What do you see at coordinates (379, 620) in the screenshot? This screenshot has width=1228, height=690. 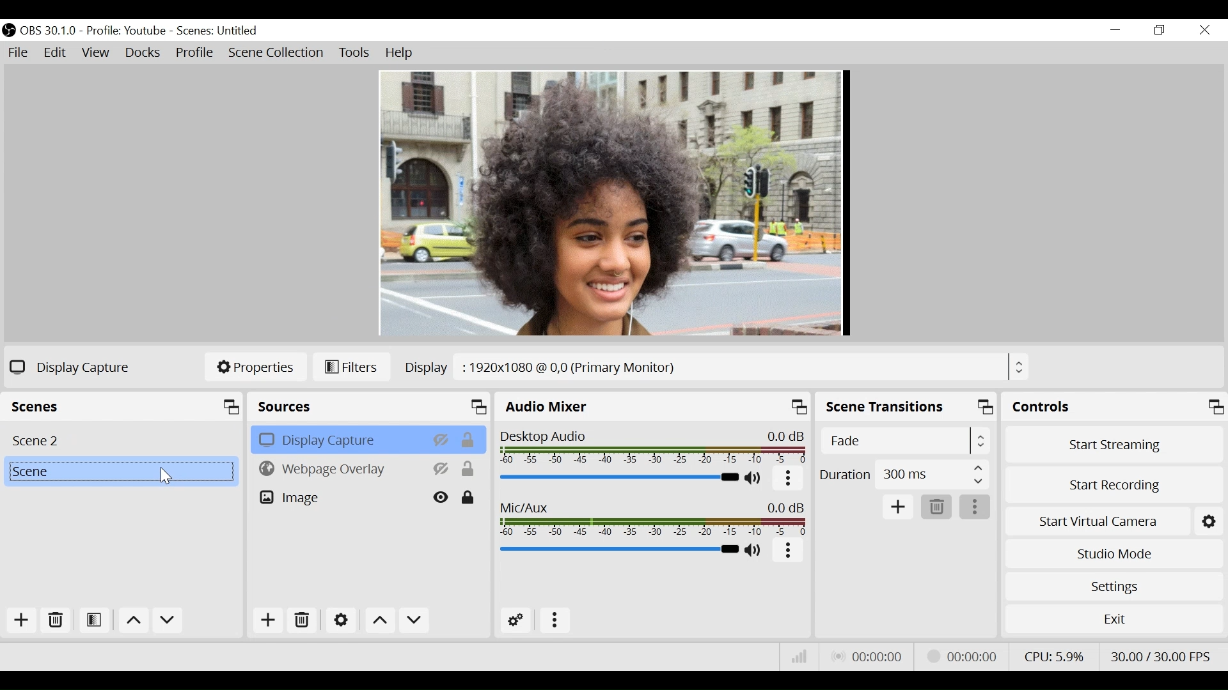 I see `Move up` at bounding box center [379, 620].